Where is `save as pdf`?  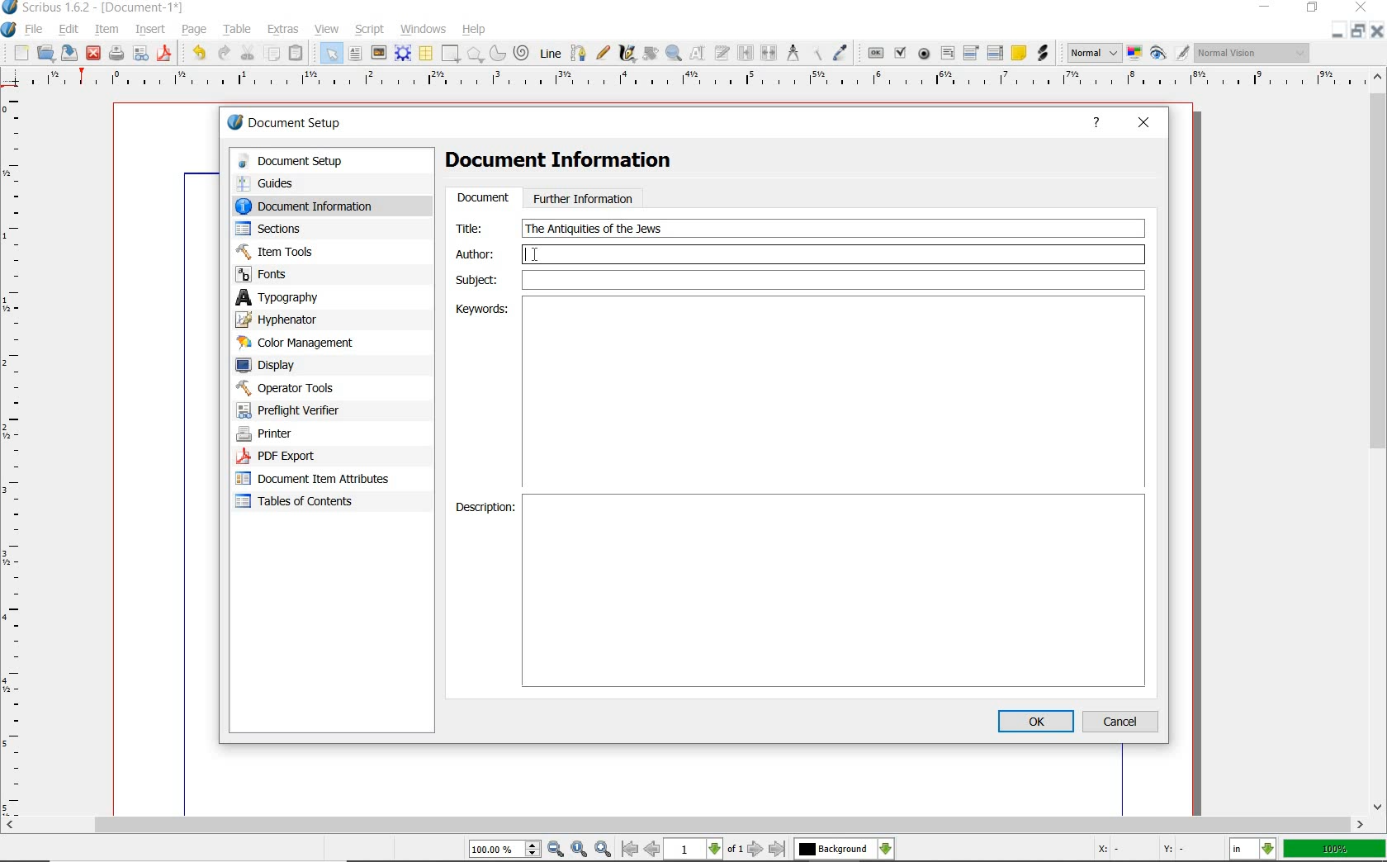 save as pdf is located at coordinates (164, 55).